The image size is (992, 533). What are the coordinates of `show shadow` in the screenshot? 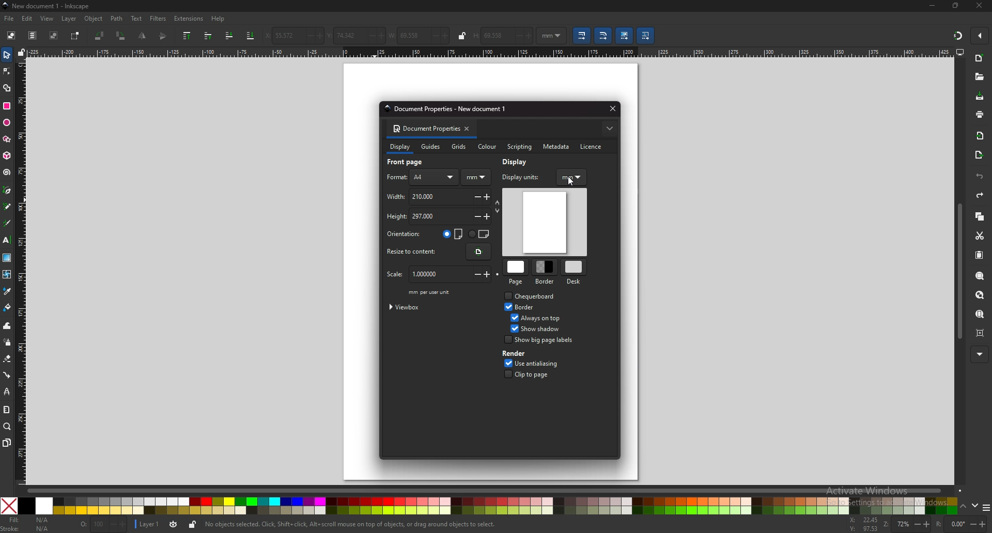 It's located at (544, 328).